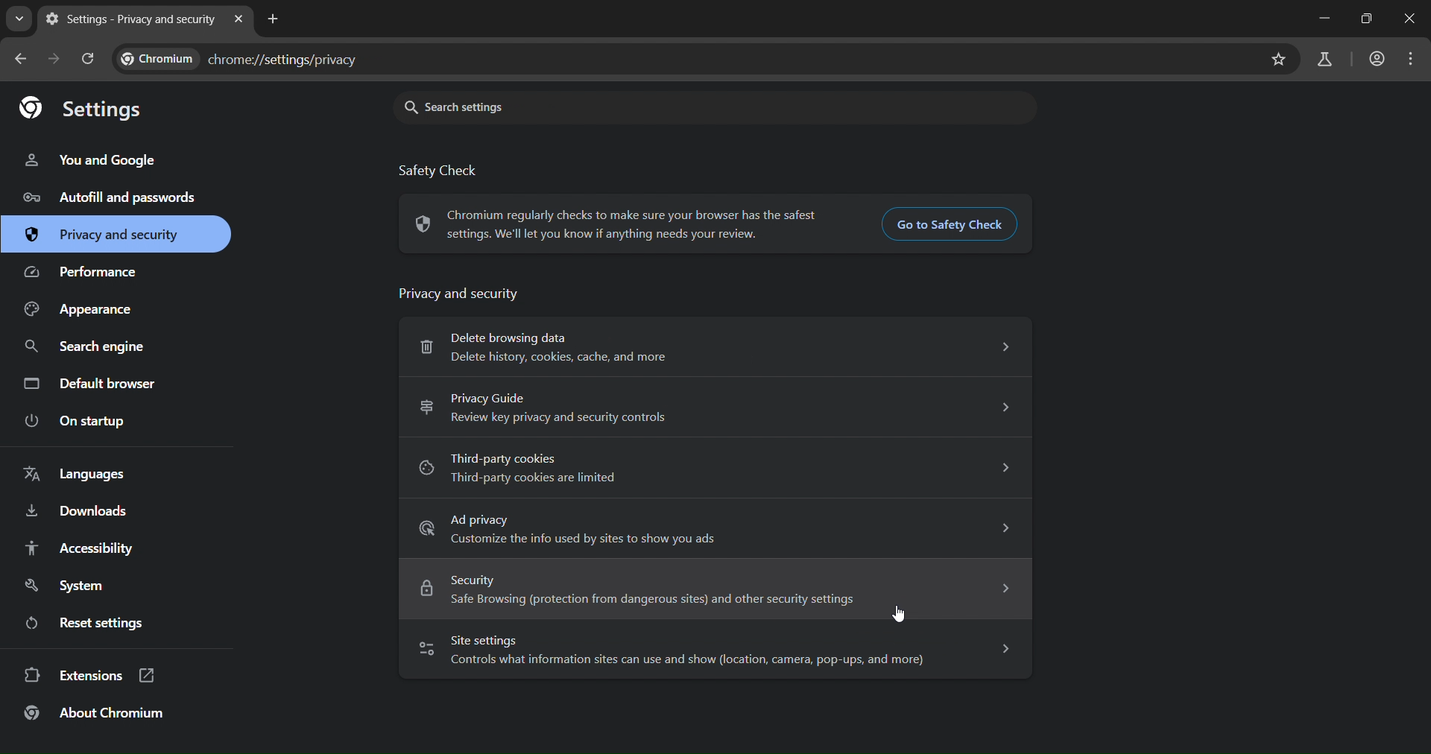  Describe the element at coordinates (128, 19) in the screenshot. I see `Settings - Privacy and security` at that location.